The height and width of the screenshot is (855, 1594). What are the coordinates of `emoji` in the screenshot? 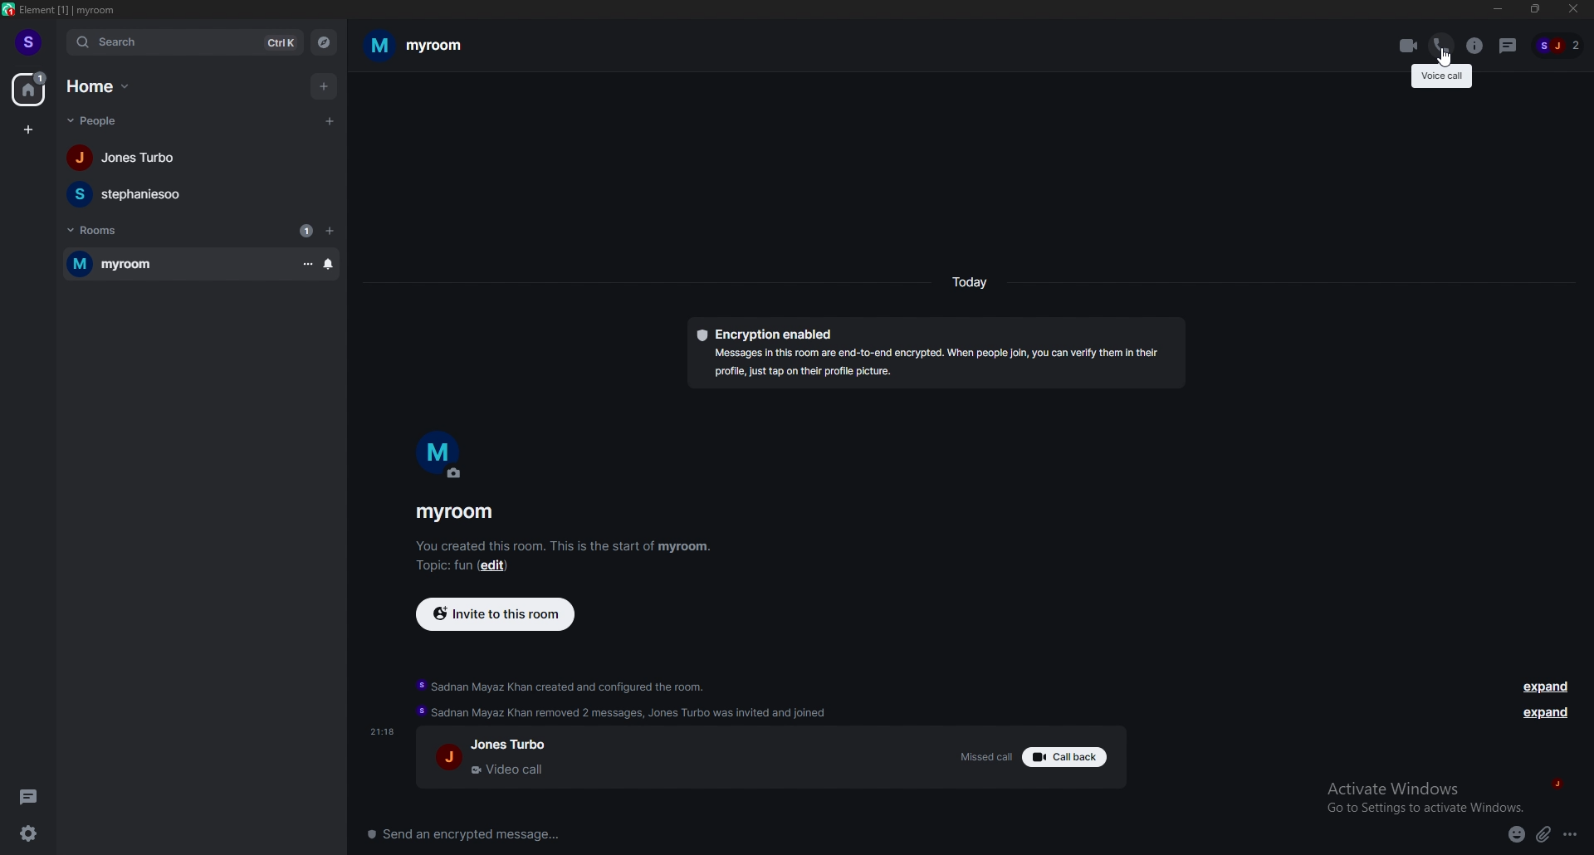 It's located at (1515, 834).